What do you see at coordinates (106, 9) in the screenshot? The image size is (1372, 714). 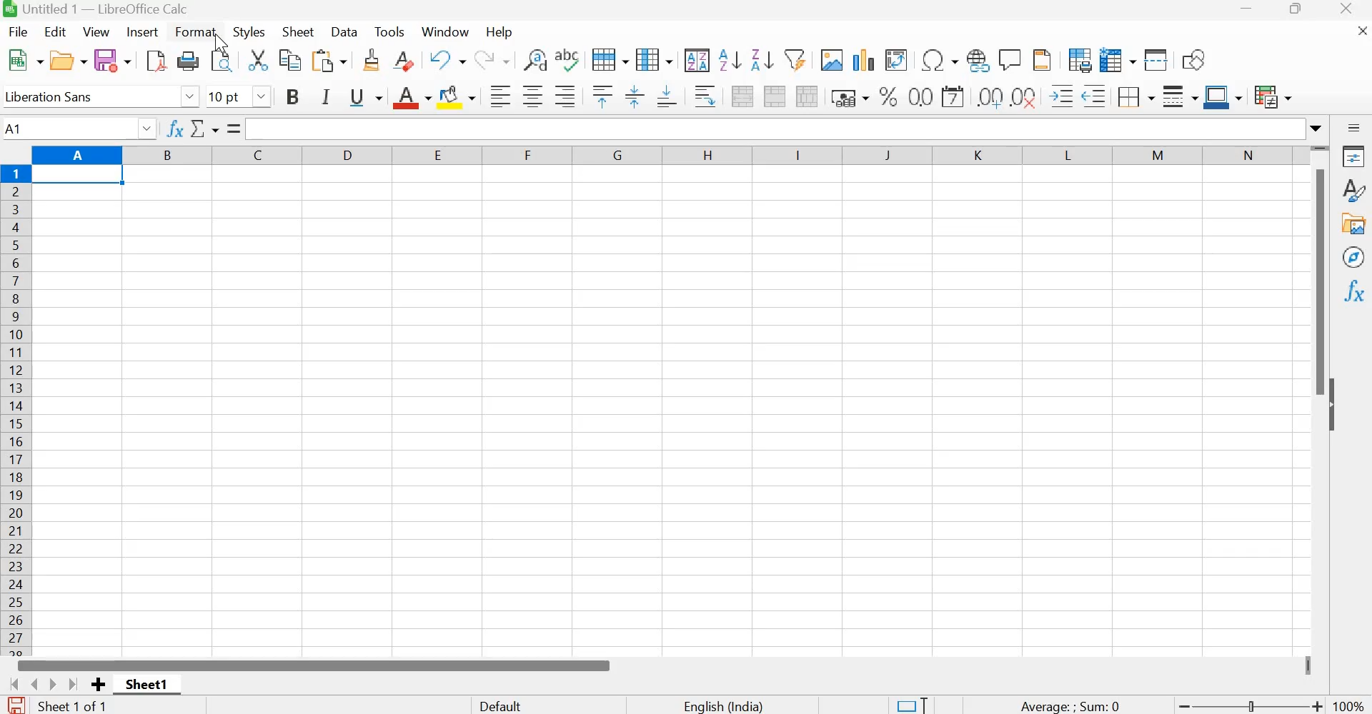 I see `Untitled 1 - LibreOffice Calc` at bounding box center [106, 9].